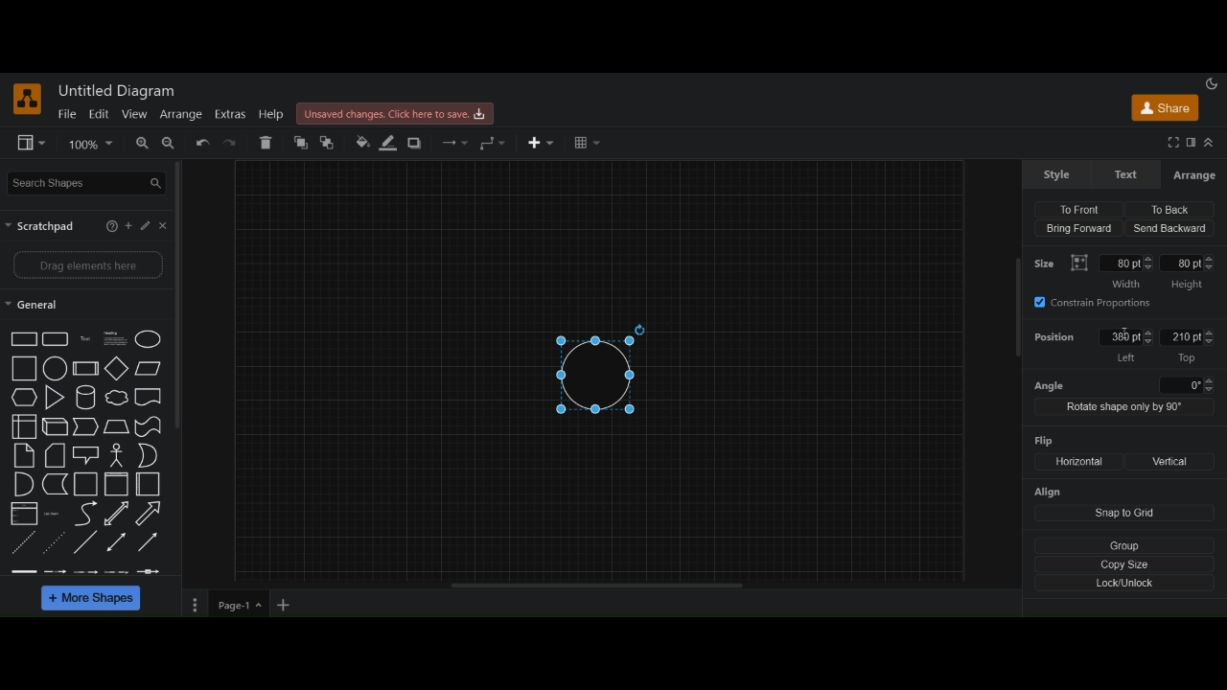 This screenshot has width=1227, height=690. What do you see at coordinates (1017, 310) in the screenshot?
I see `vertical scrollbar` at bounding box center [1017, 310].